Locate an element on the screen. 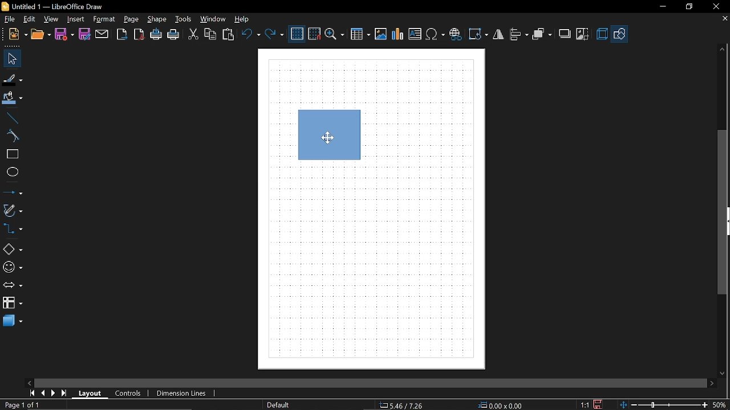 The height and width of the screenshot is (410, 730). 3d shapes is located at coordinates (12, 322).